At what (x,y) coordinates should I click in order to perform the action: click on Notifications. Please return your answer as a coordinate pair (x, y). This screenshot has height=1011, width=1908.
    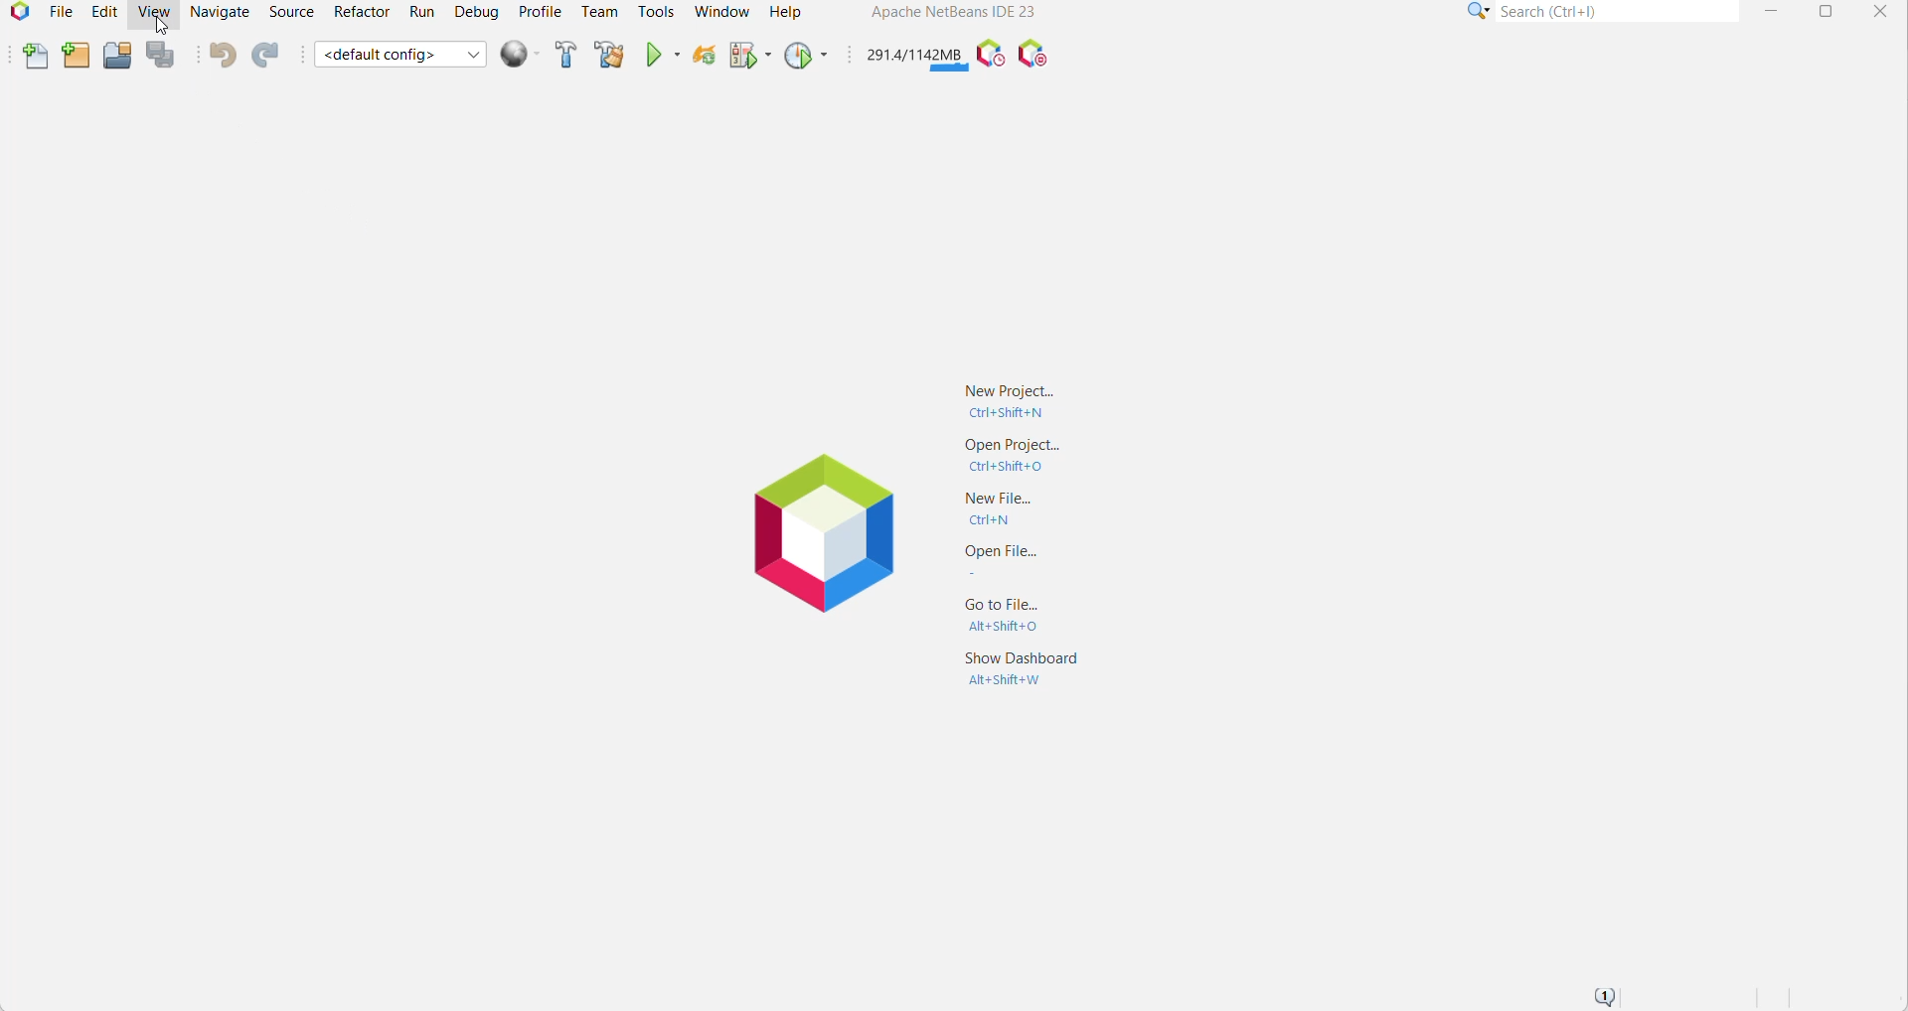
    Looking at the image, I should click on (1603, 996).